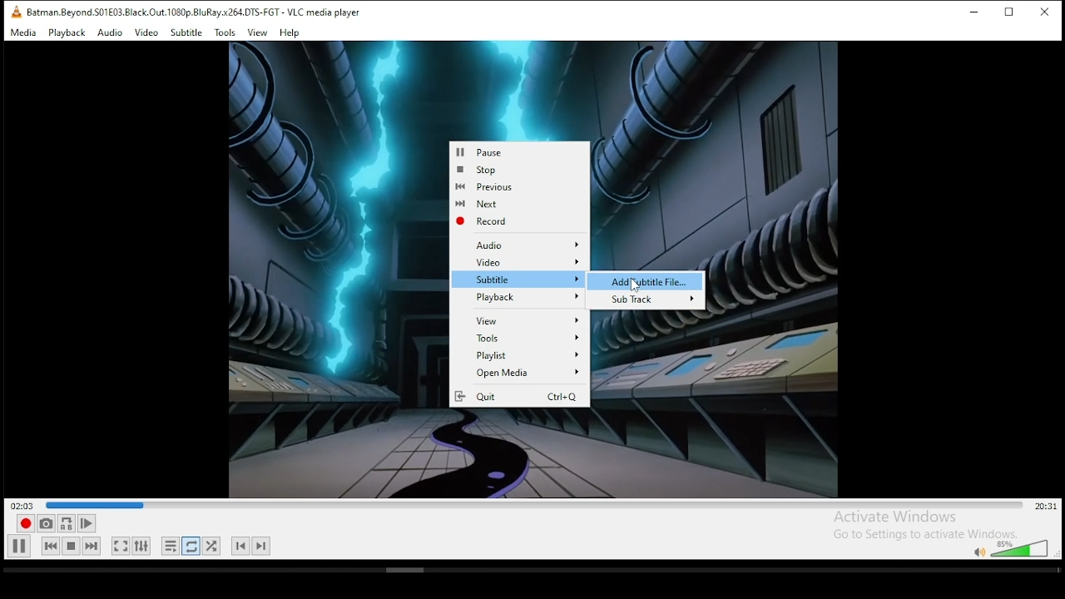 The width and height of the screenshot is (1065, 599). Describe the element at coordinates (146, 32) in the screenshot. I see `video` at that location.